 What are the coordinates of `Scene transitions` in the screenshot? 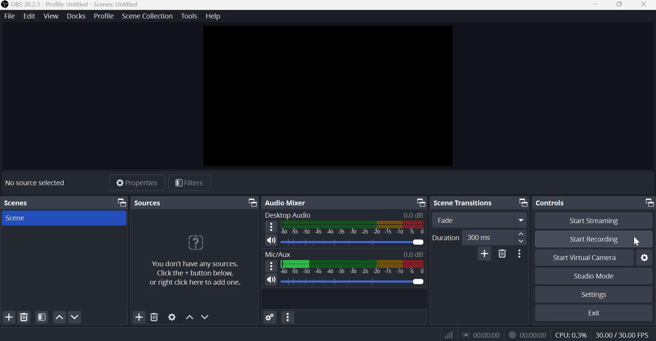 It's located at (466, 203).